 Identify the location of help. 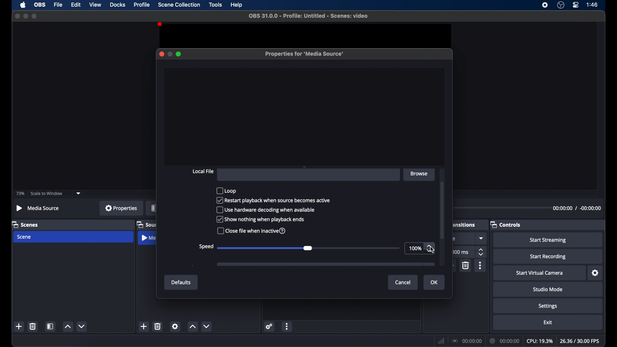
(237, 5).